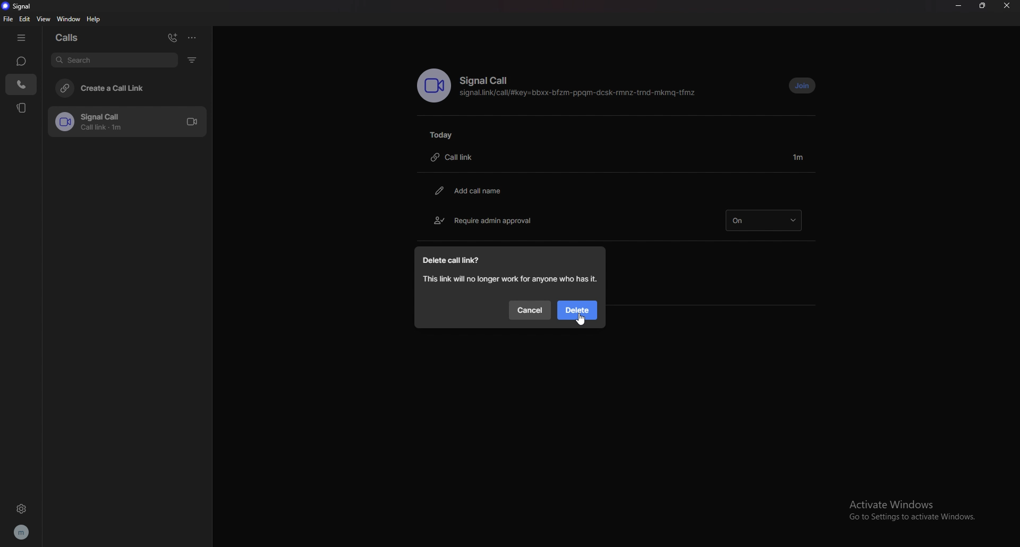  What do you see at coordinates (95, 19) in the screenshot?
I see `help` at bounding box center [95, 19].